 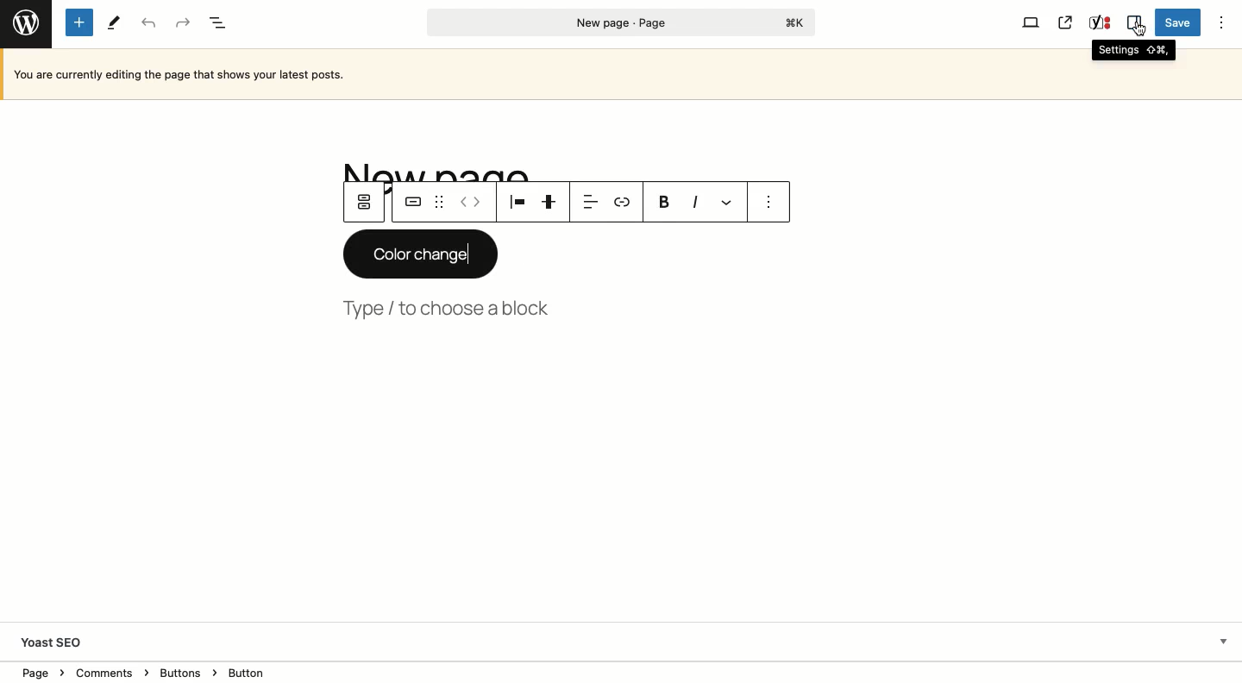 What do you see at coordinates (769, 203) in the screenshot?
I see `Options` at bounding box center [769, 203].